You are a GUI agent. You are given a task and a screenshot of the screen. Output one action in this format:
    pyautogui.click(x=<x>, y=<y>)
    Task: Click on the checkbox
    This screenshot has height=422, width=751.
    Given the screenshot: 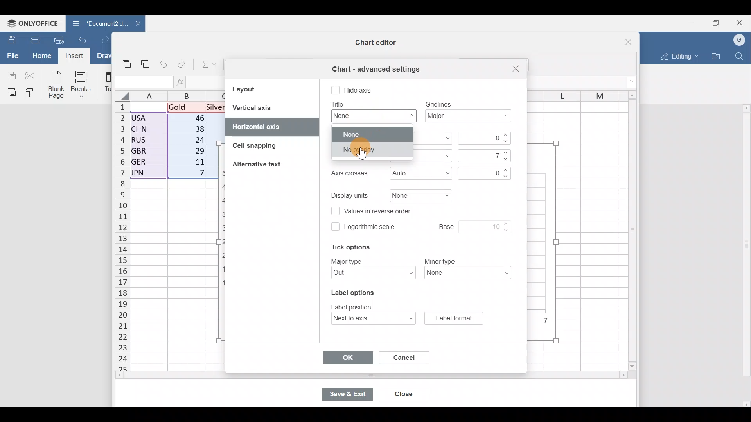 What is the action you would take?
    pyautogui.click(x=335, y=91)
    